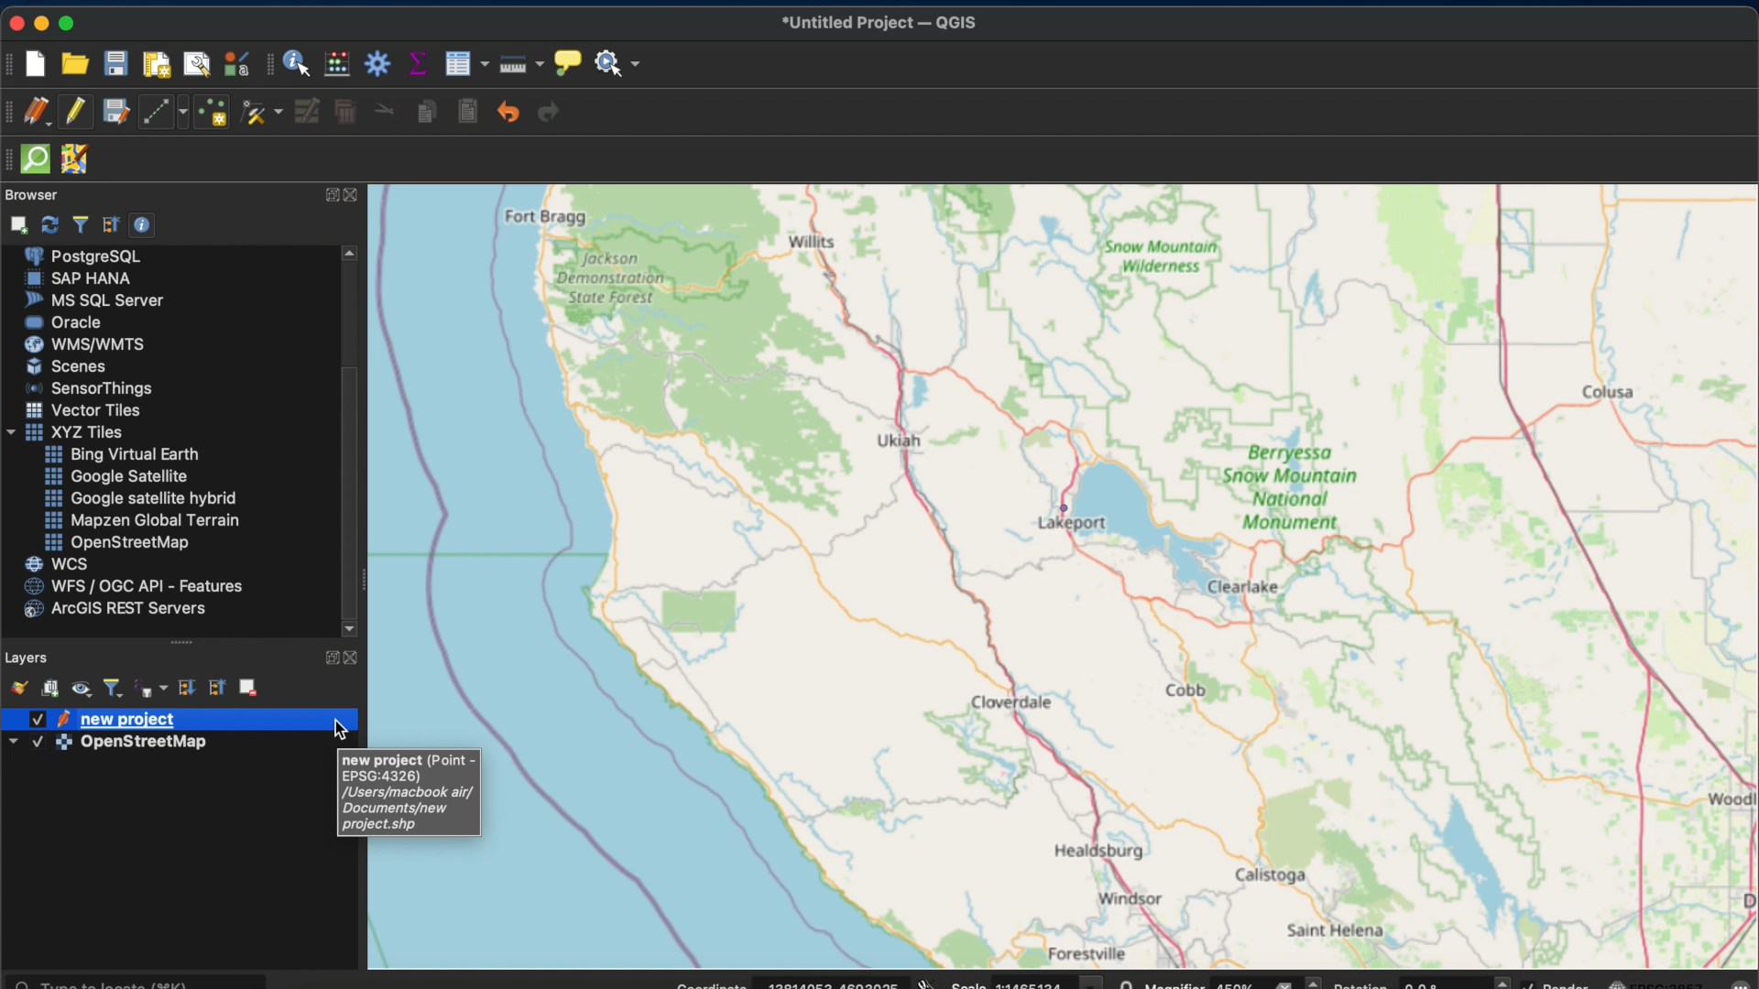 The height and width of the screenshot is (989, 1759). I want to click on mapzen global terrain, so click(140, 520).